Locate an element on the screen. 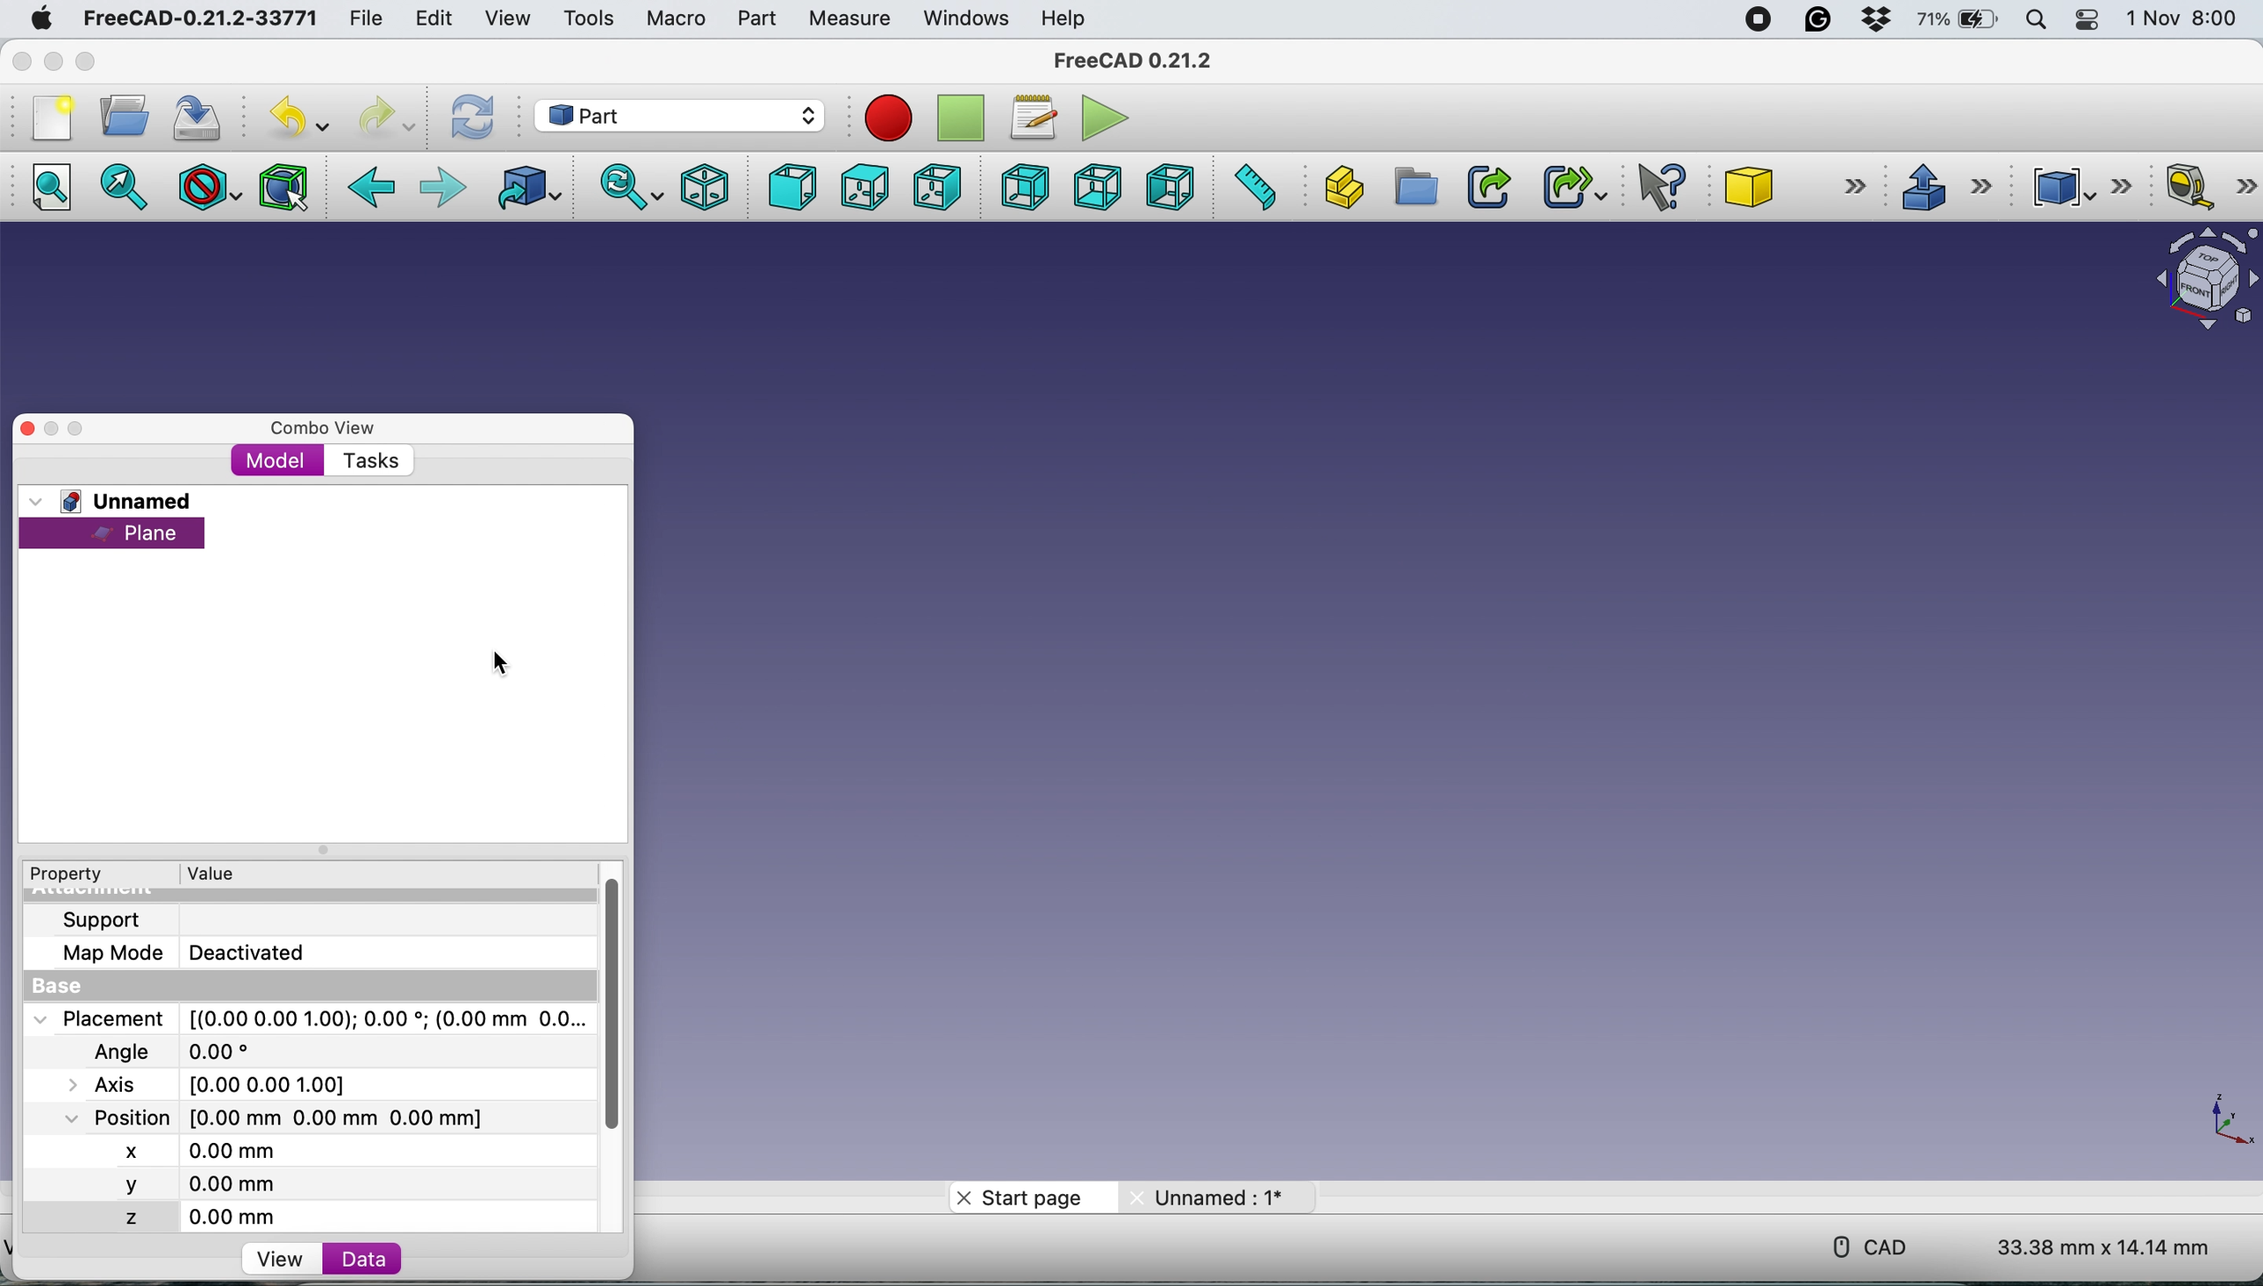  minimise is located at coordinates (50, 429).